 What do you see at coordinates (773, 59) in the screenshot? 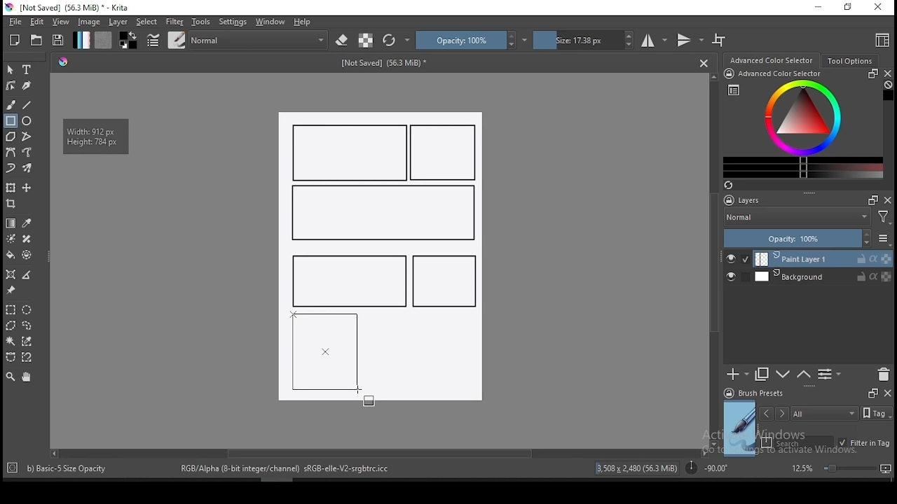
I see `advance color selector` at bounding box center [773, 59].